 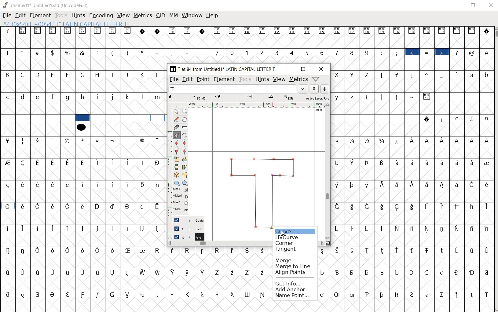 I want to click on ?, so click(x=9, y=31).